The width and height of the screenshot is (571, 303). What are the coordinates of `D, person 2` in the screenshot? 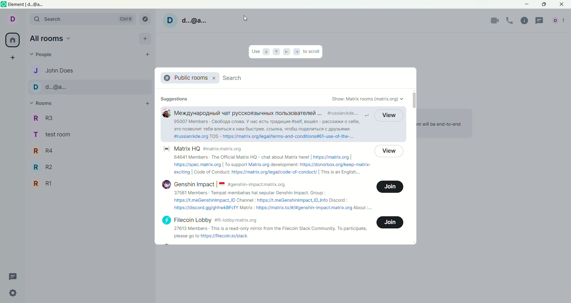 It's located at (89, 87).